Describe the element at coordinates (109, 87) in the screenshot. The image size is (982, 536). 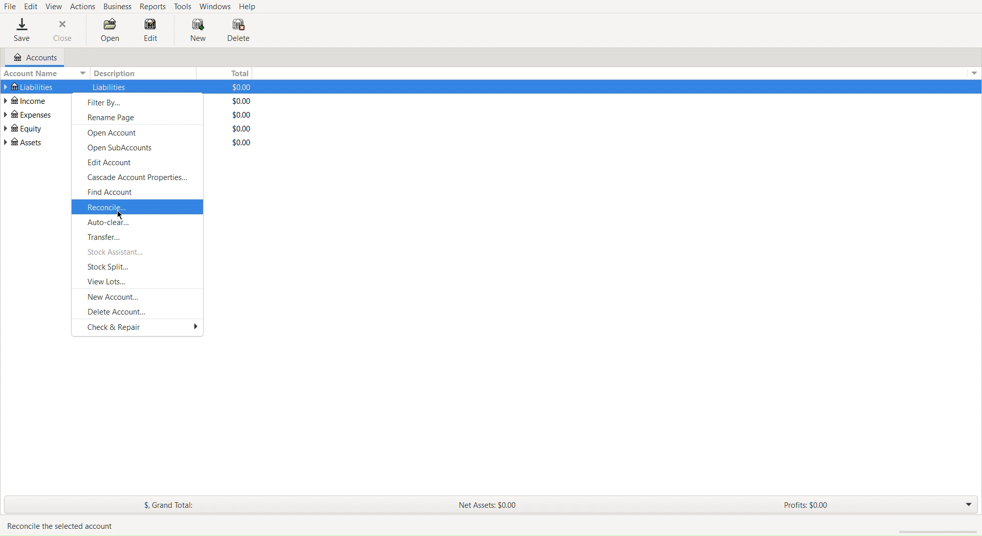
I see `Description` at that location.